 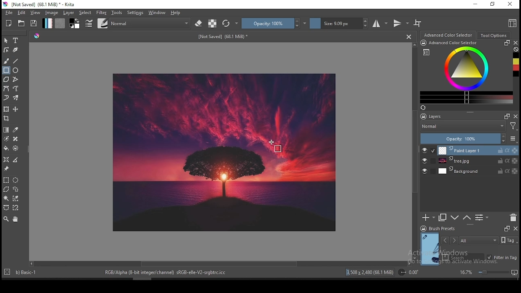 I want to click on brush tool, so click(x=7, y=61).